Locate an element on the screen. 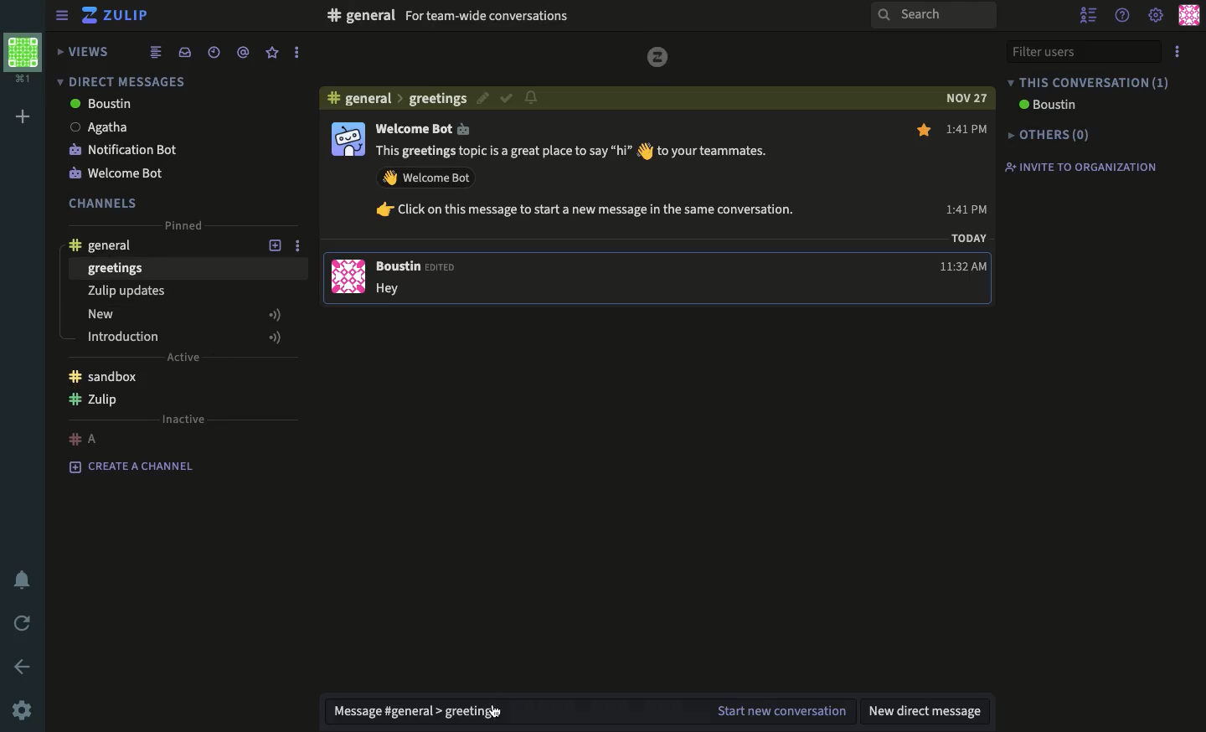 The height and width of the screenshot is (732, 1206). This greetings topic is a great place to say “hi” § to your teammates.
AY Welcome Bot
fr Click on this message to start a new message in the same conversation. is located at coordinates (590, 183).